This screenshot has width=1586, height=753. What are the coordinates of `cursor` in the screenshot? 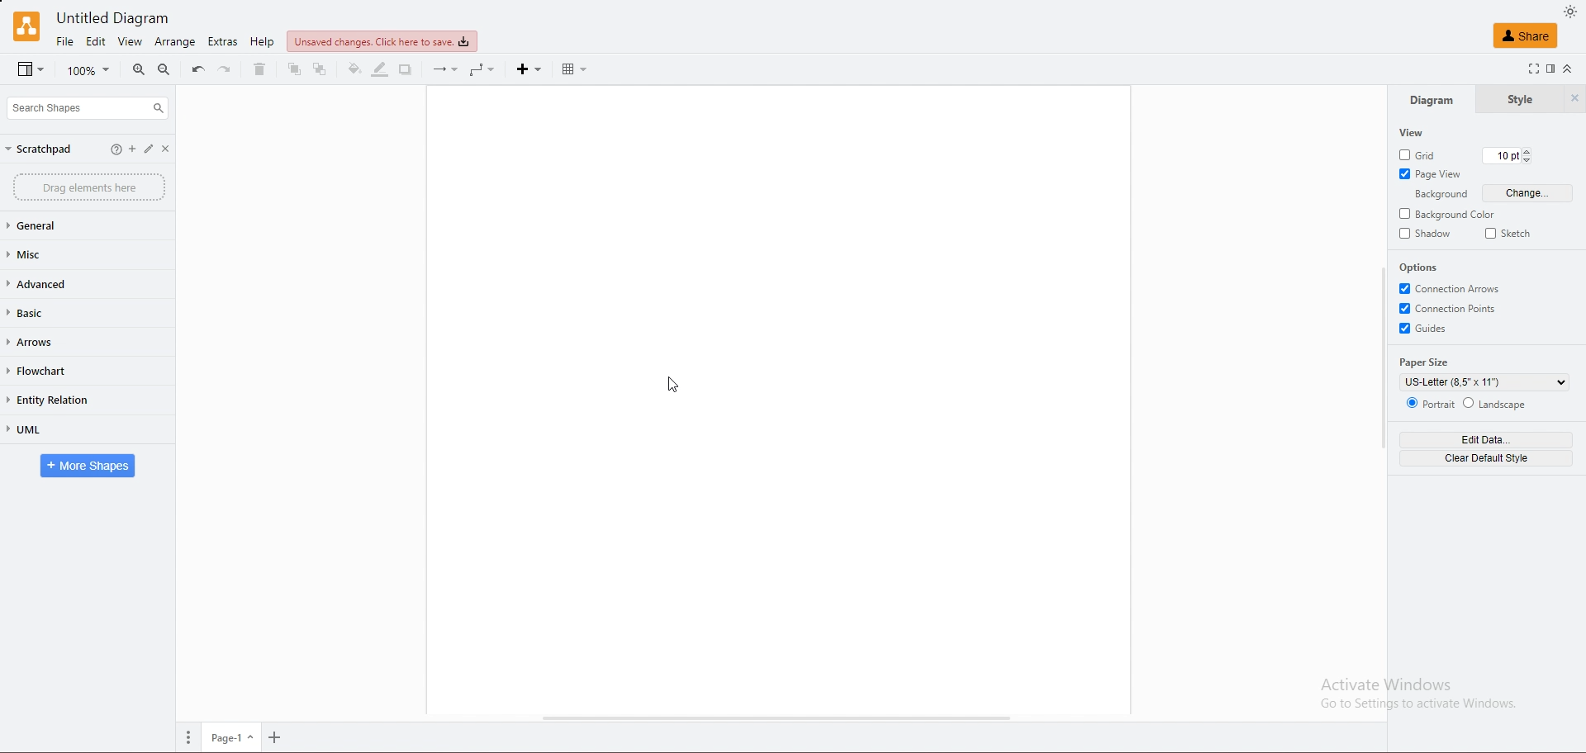 It's located at (669, 385).